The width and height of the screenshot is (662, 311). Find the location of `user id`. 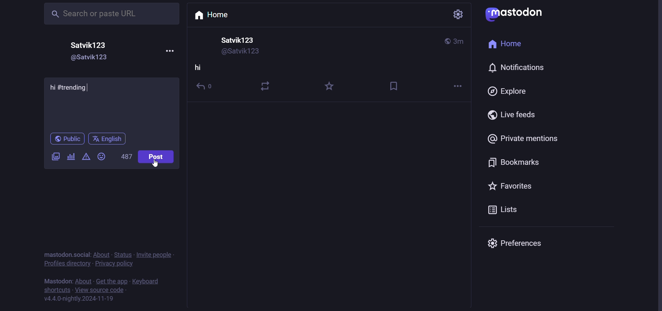

user id is located at coordinates (243, 52).